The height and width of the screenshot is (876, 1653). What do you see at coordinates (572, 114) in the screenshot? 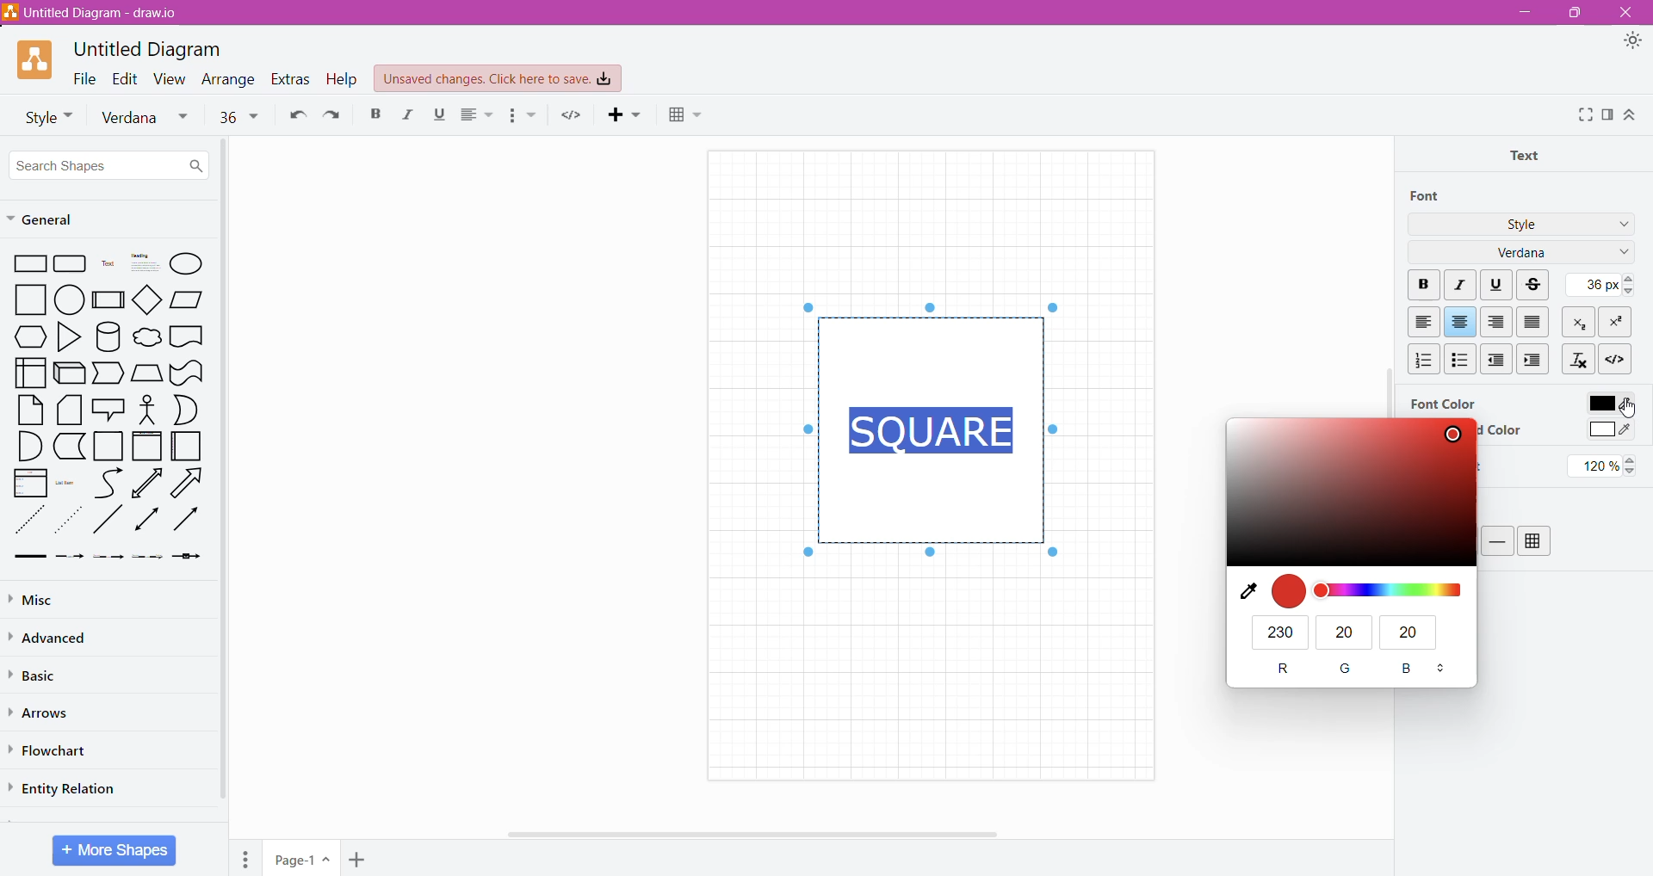
I see `HTML` at bounding box center [572, 114].